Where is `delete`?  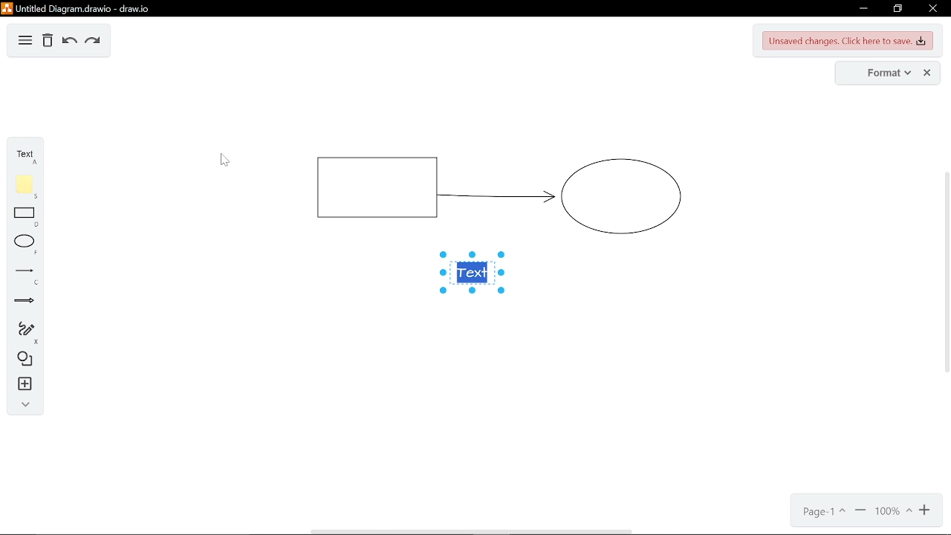
delete is located at coordinates (47, 39).